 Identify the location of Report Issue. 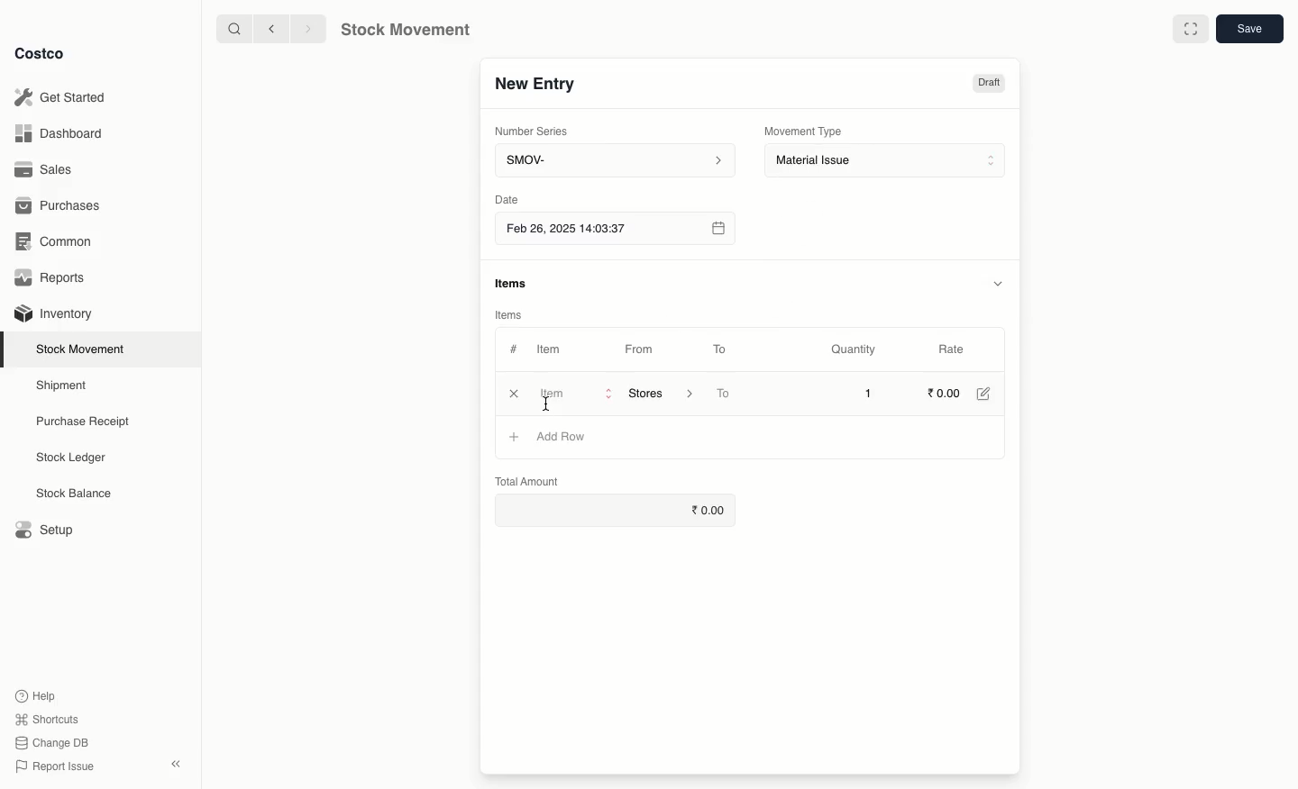
(57, 766).